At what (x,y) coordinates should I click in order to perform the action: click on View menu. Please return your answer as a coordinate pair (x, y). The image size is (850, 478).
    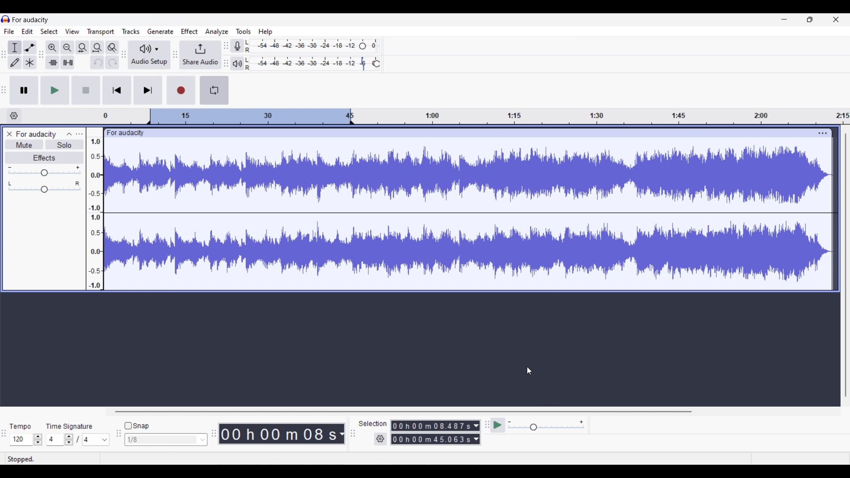
    Looking at the image, I should click on (73, 31).